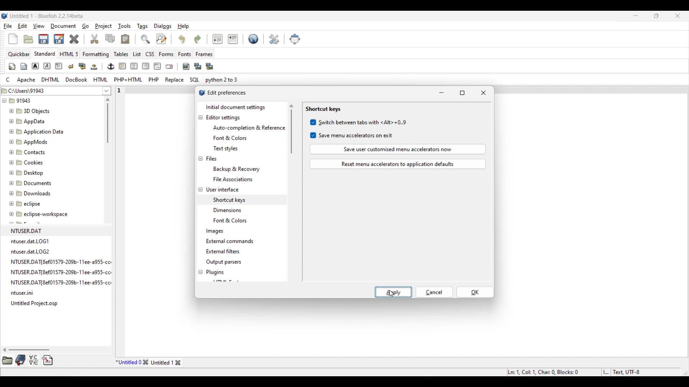 This screenshot has height=387, width=689. What do you see at coordinates (475, 292) in the screenshot?
I see `OK` at bounding box center [475, 292].